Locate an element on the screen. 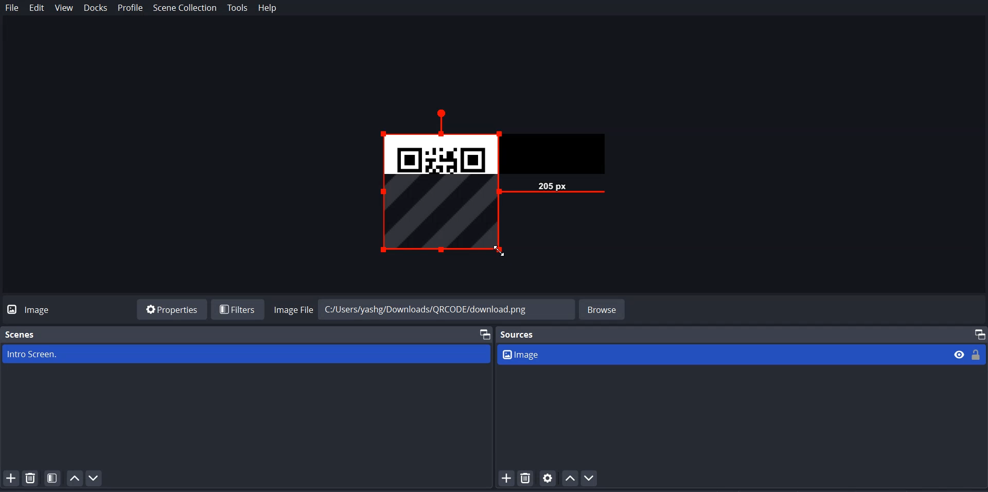 The image size is (988, 492). Maximize is located at coordinates (978, 332).